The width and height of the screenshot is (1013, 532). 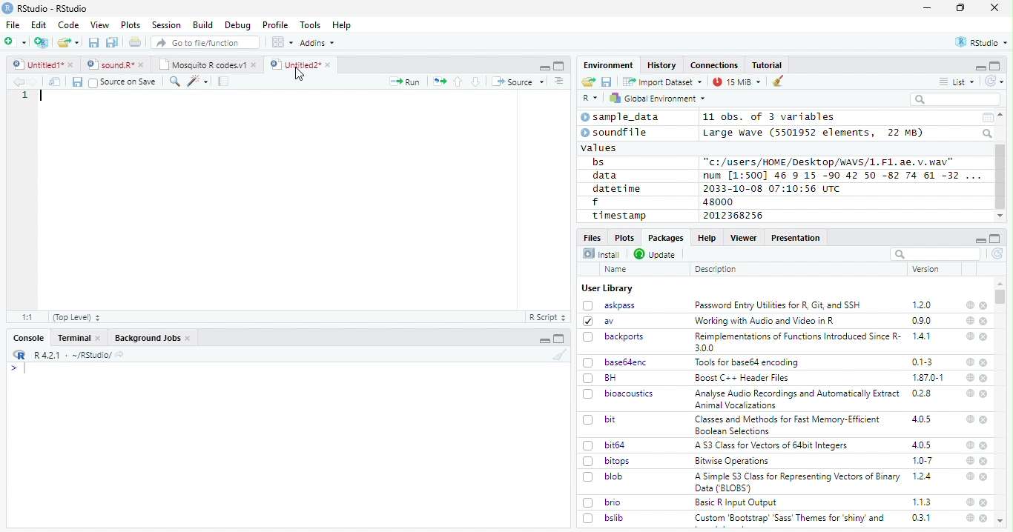 I want to click on Search, so click(x=989, y=133).